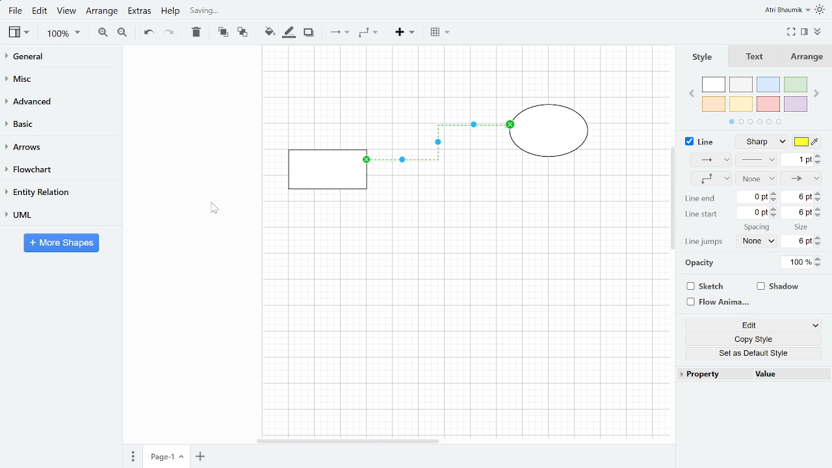 This screenshot has width=832, height=468. I want to click on Increase line start spacing, so click(774, 209).